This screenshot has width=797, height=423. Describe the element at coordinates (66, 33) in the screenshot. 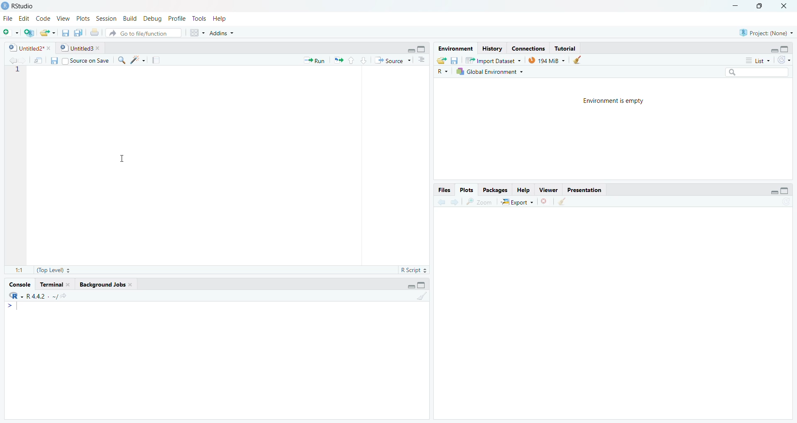

I see `save current document` at that location.